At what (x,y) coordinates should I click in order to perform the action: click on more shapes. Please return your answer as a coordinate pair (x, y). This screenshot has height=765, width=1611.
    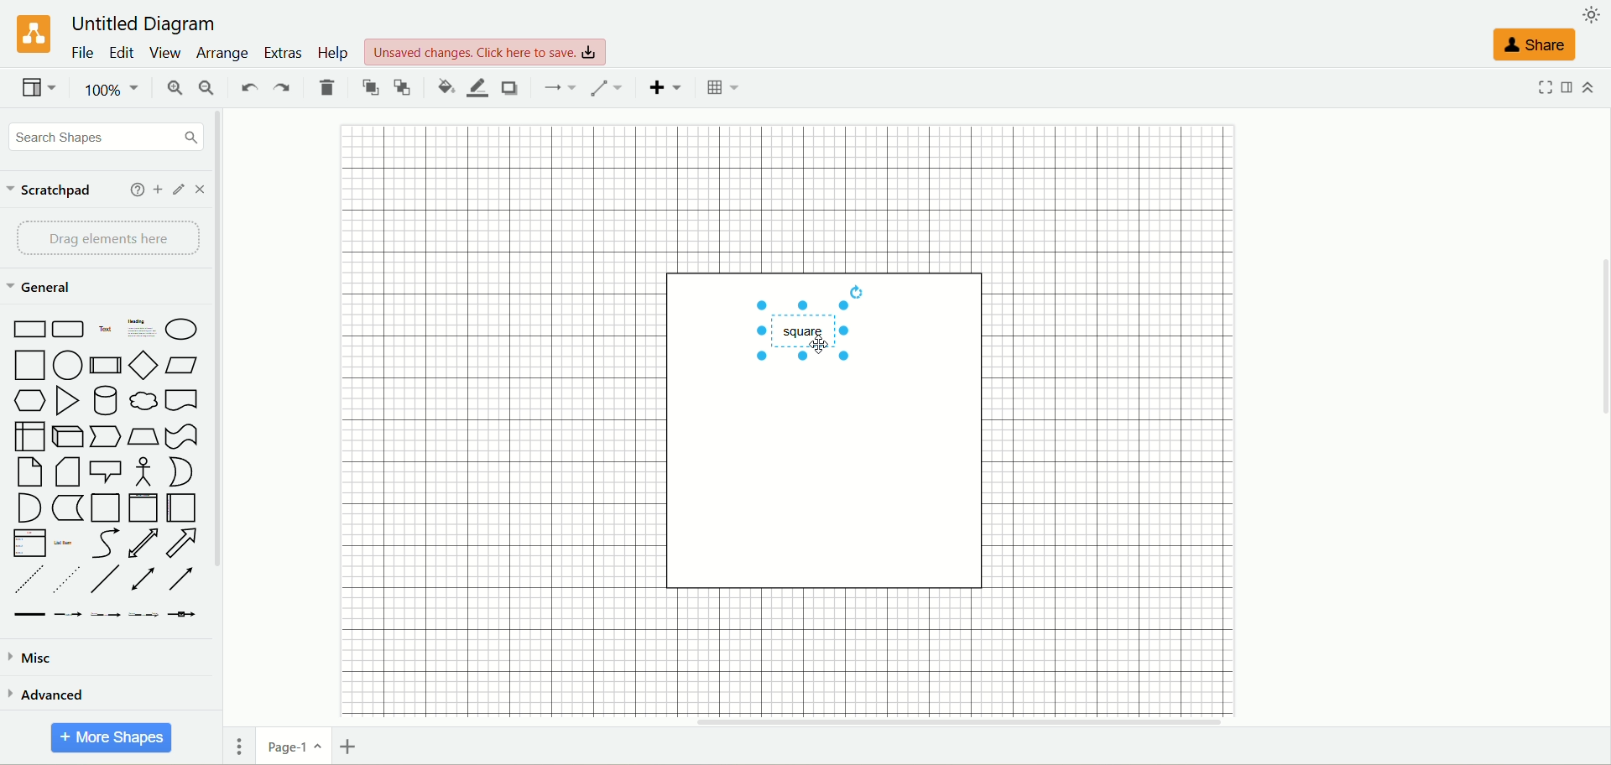
    Looking at the image, I should click on (113, 739).